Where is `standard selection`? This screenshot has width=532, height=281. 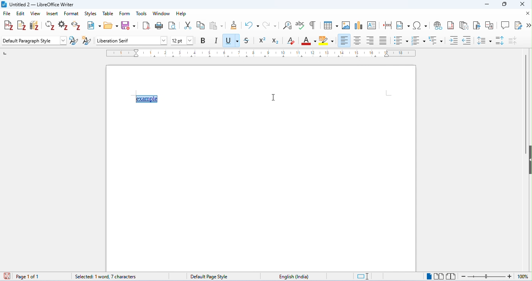 standard selection is located at coordinates (358, 277).